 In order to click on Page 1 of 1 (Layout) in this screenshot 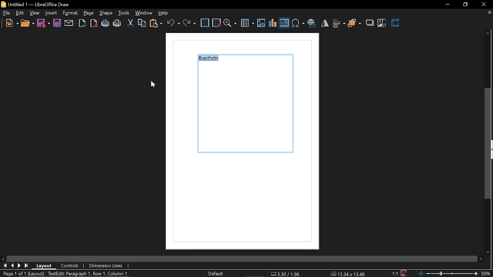, I will do `click(22, 274)`.